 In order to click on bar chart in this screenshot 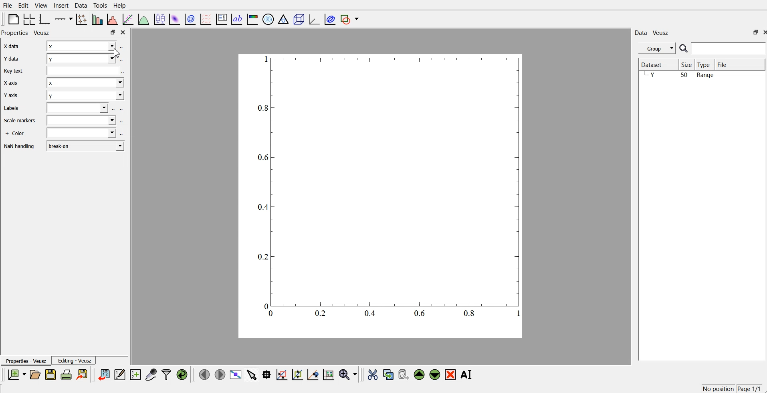, I will do `click(98, 18)`.